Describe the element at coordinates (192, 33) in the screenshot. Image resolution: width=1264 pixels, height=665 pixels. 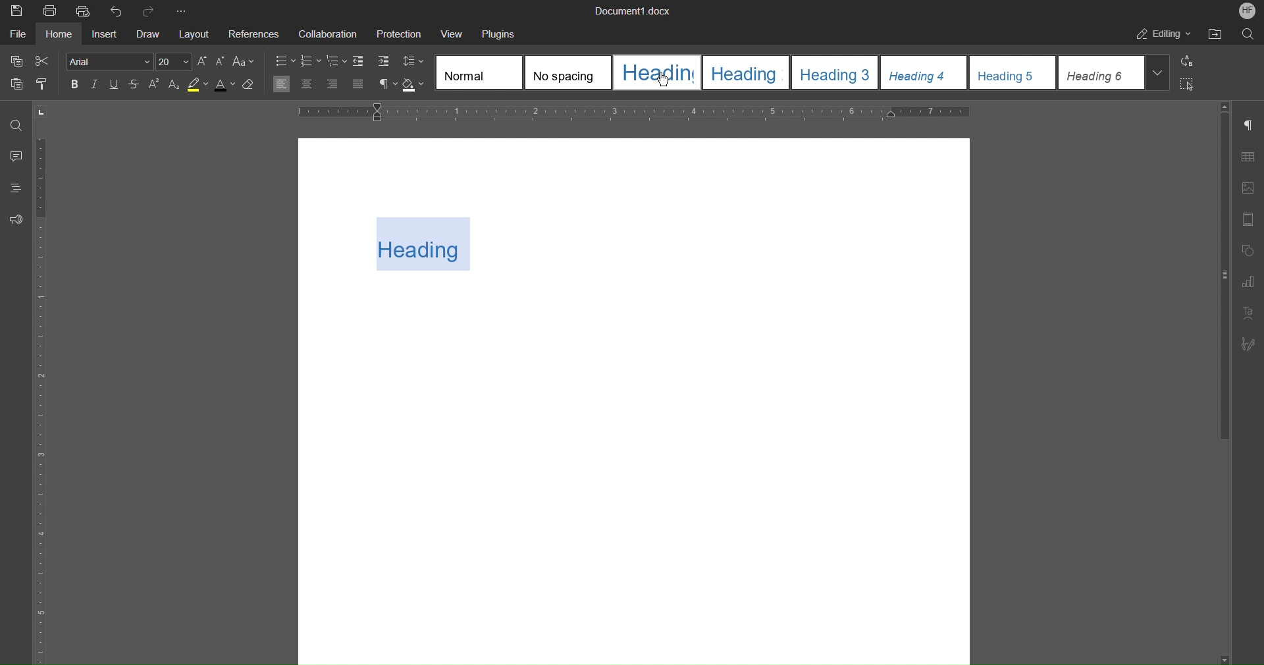
I see `Layout` at that location.